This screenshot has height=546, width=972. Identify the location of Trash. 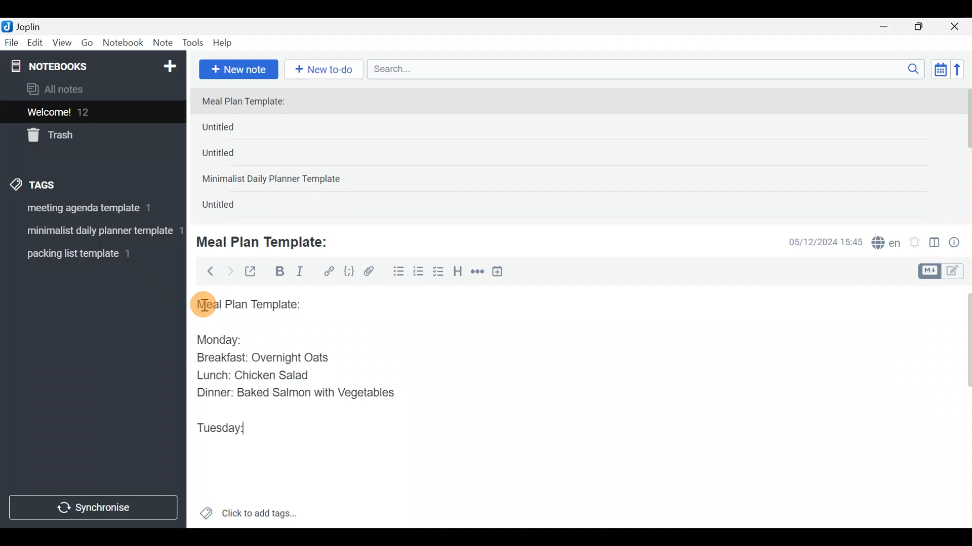
(87, 136).